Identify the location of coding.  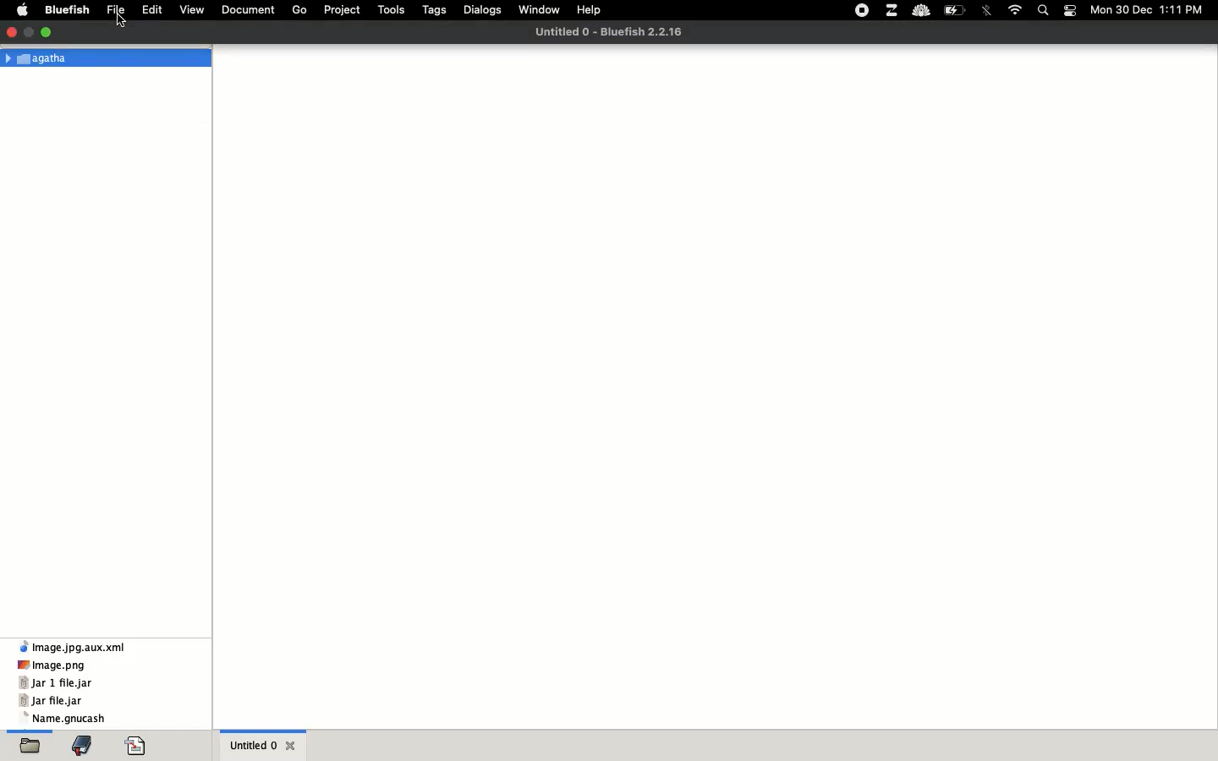
(140, 747).